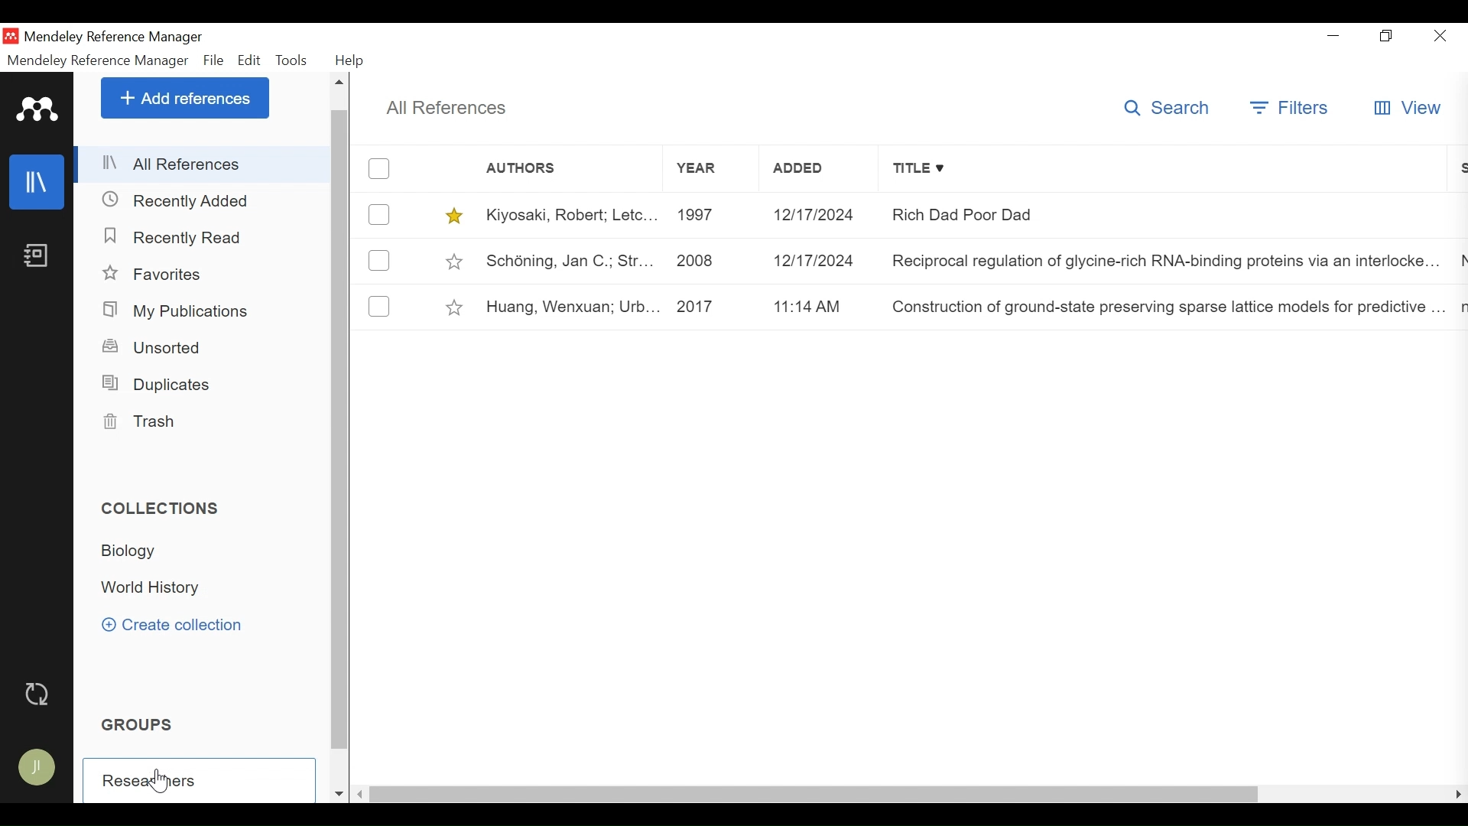  What do you see at coordinates (1167, 306) in the screenshot?
I see `Construction of ground-state preserving sparse lattice models for predictive..` at bounding box center [1167, 306].